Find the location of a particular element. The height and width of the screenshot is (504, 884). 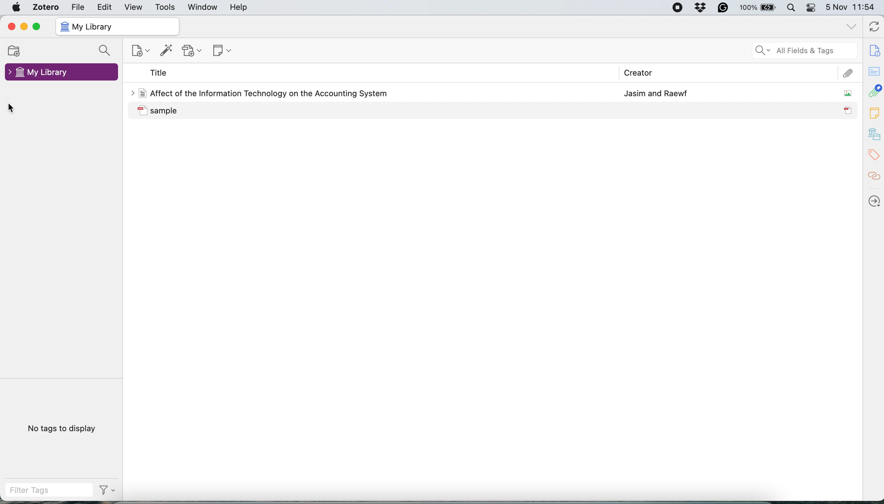

view is located at coordinates (134, 8).